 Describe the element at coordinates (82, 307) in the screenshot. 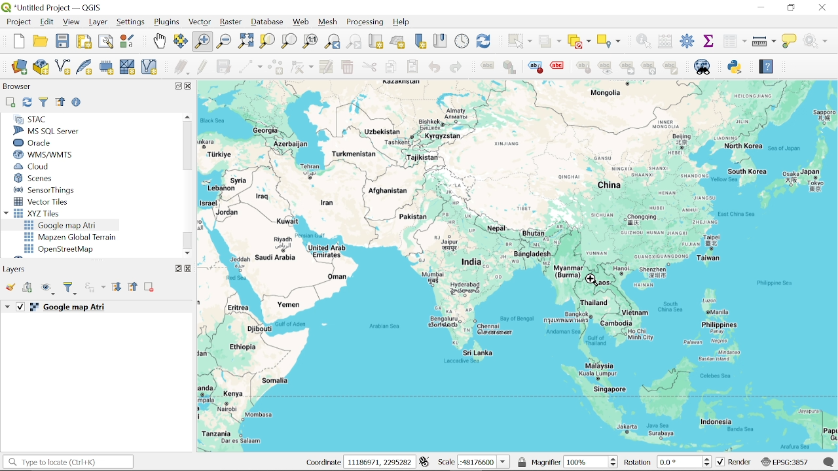

I see `Current layer` at that location.